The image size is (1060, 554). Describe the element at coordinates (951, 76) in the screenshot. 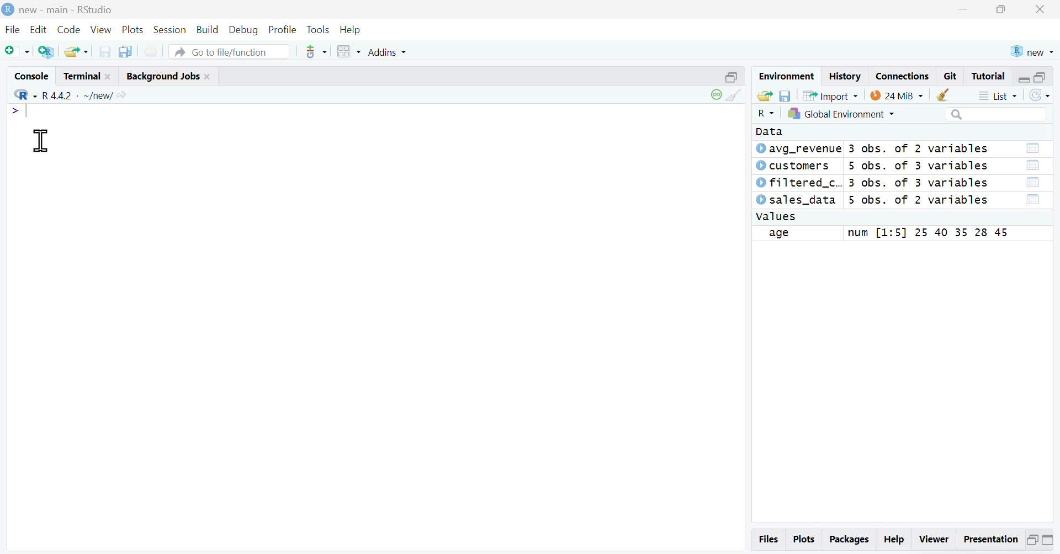

I see `Git` at that location.